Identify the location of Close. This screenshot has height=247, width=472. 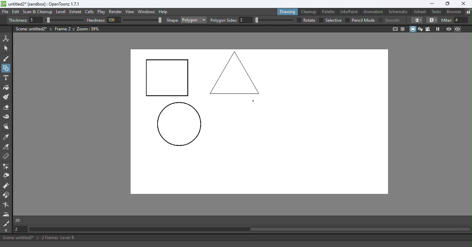
(463, 4).